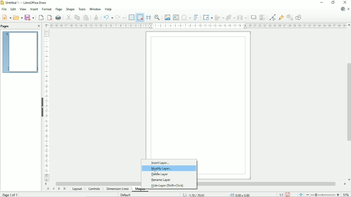 This screenshot has width=351, height=197. Describe the element at coordinates (108, 17) in the screenshot. I see `Undo` at that location.